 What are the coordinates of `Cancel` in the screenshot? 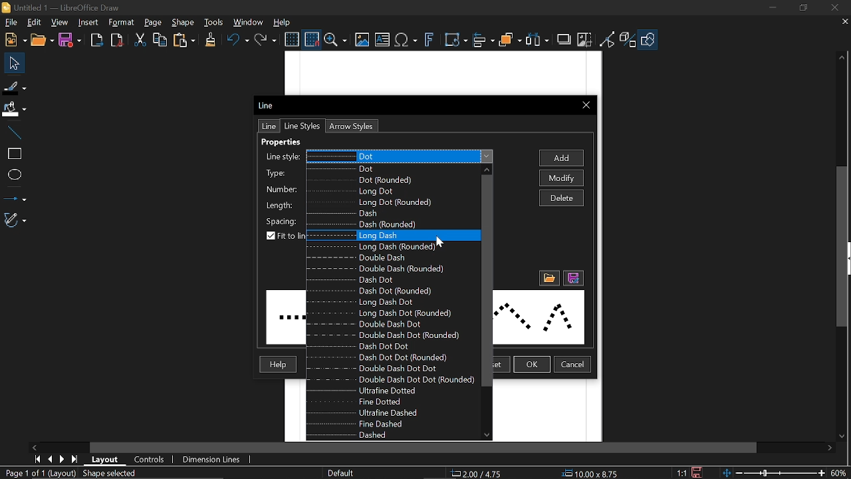 It's located at (574, 365).